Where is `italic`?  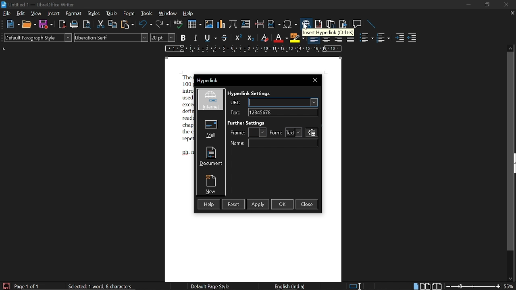
italic is located at coordinates (196, 38).